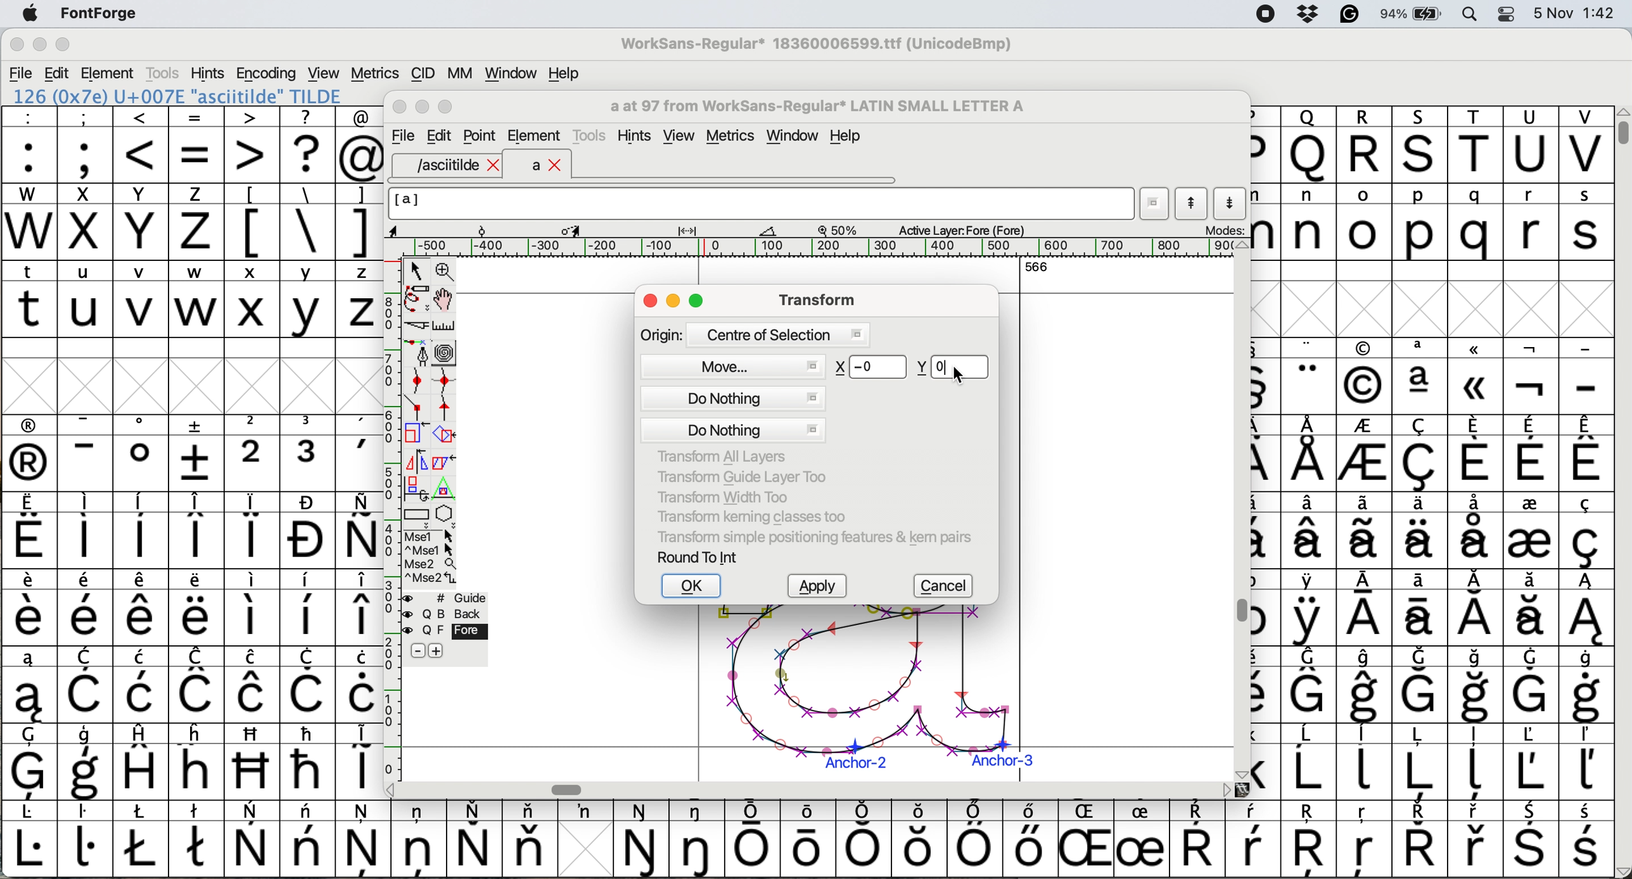 The image size is (1632, 879). Describe the element at coordinates (141, 301) in the screenshot. I see `v` at that location.